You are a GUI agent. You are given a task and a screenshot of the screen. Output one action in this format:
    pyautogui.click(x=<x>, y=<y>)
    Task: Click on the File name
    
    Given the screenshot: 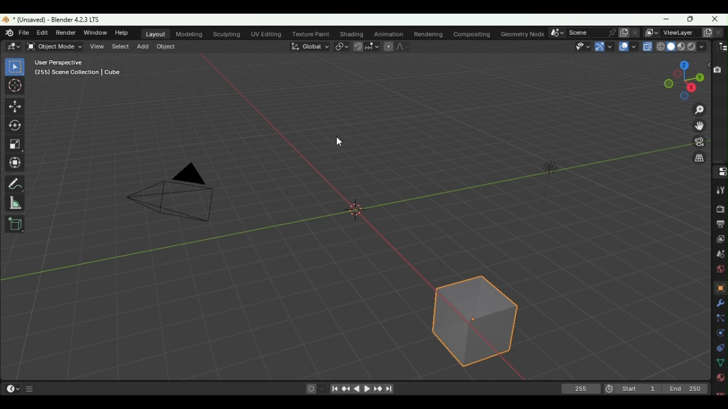 What is the action you would take?
    pyautogui.click(x=59, y=19)
    